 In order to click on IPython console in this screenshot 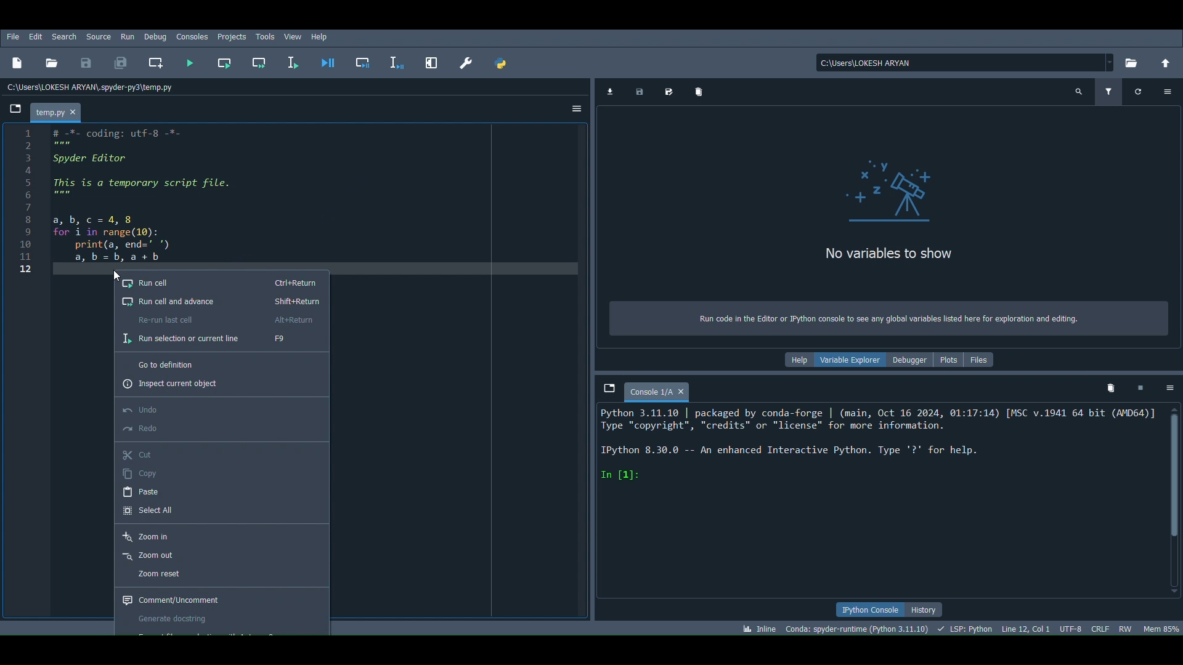, I will do `click(868, 608)`.